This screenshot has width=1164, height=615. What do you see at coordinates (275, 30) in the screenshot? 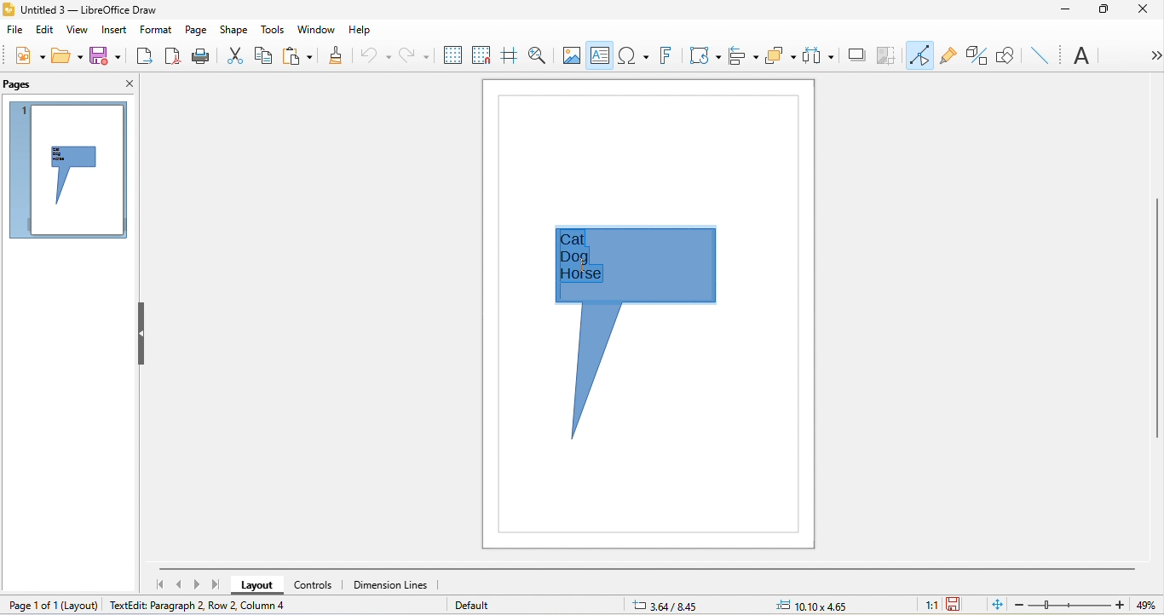
I see `tools` at bounding box center [275, 30].